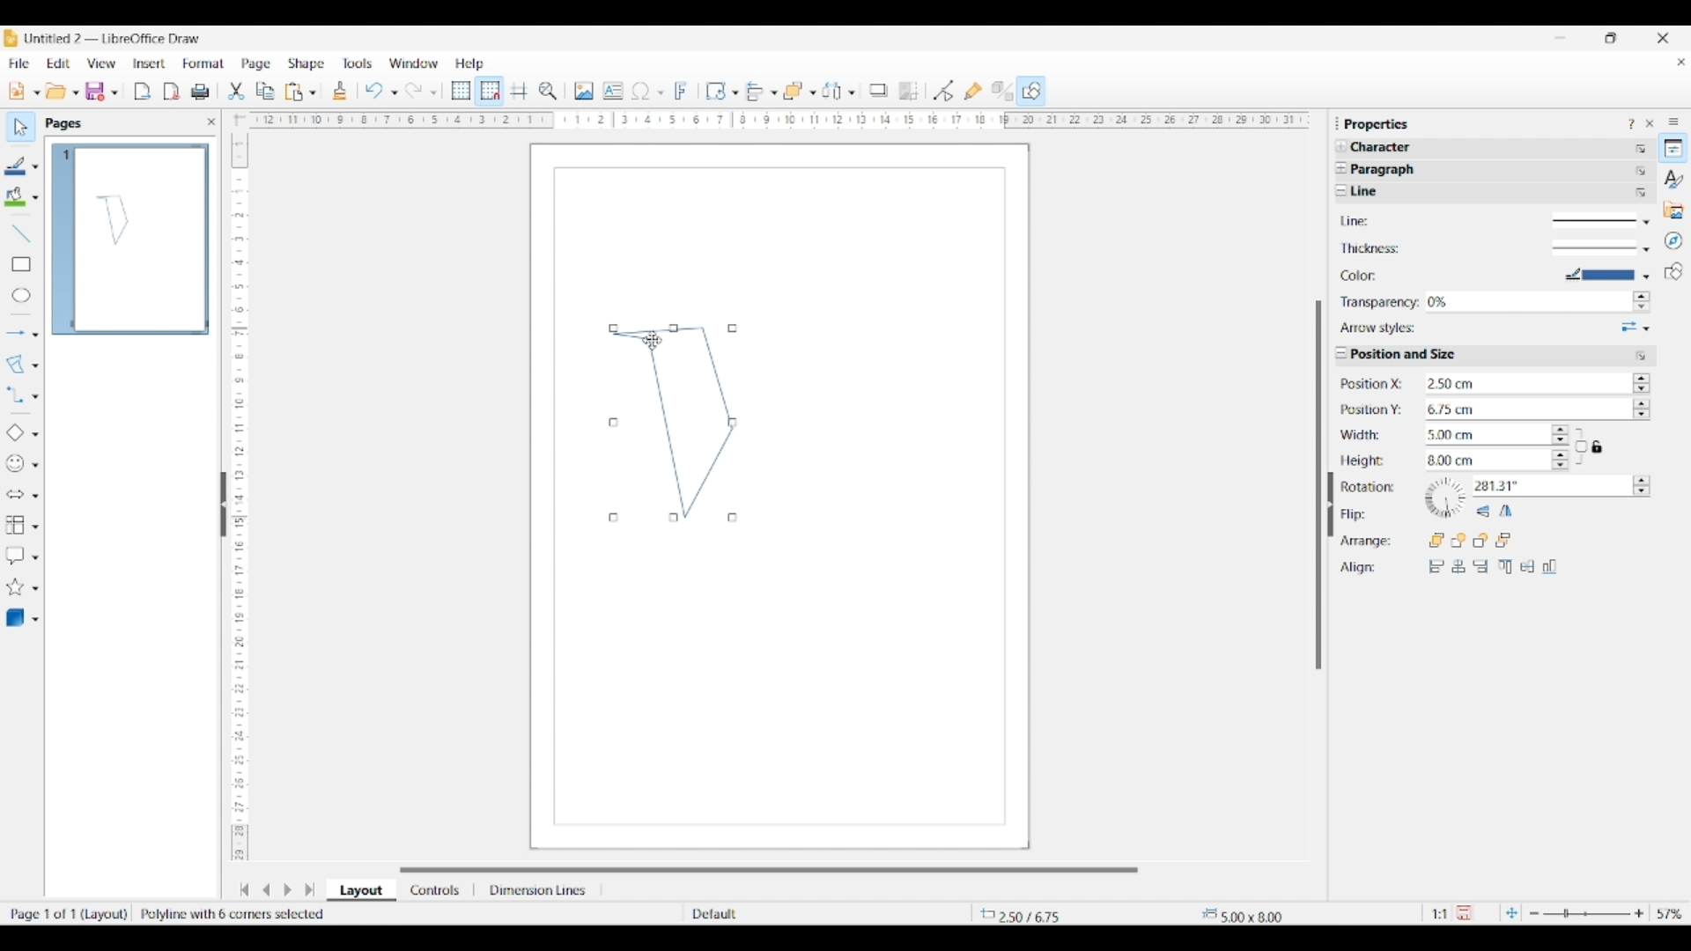 Image resolution: width=1691 pixels, height=951 pixels. Describe the element at coordinates (307, 64) in the screenshot. I see `Shape` at that location.